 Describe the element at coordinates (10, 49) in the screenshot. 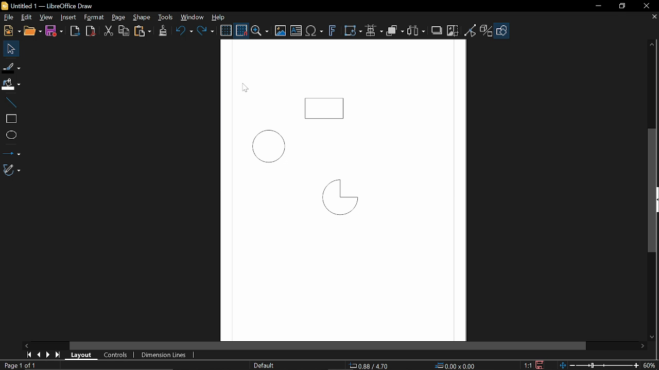

I see `Select` at that location.